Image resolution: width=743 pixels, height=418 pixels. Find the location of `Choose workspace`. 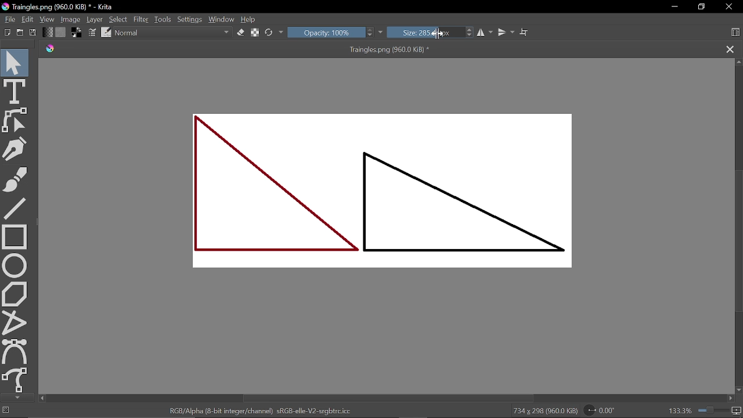

Choose workspace is located at coordinates (733, 33).